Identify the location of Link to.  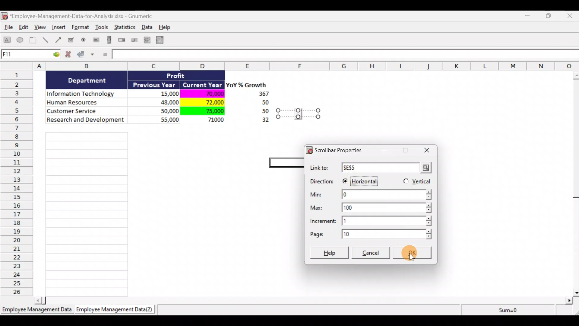
(372, 168).